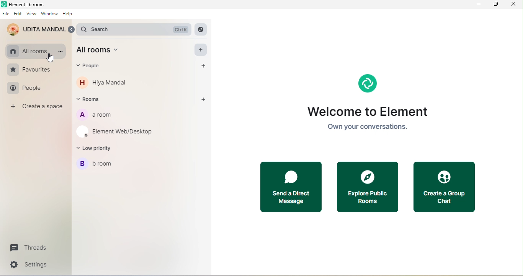 This screenshot has height=276, width=523. I want to click on settings, so click(31, 265).